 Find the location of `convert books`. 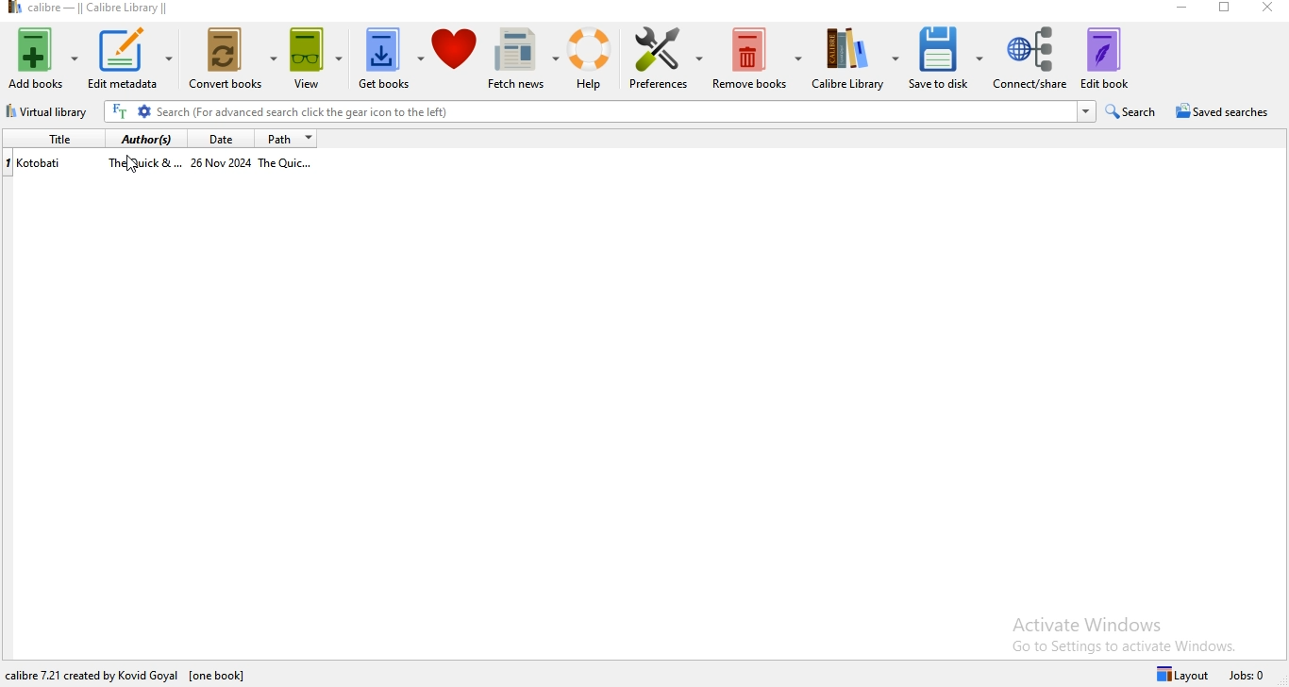

convert books is located at coordinates (233, 61).